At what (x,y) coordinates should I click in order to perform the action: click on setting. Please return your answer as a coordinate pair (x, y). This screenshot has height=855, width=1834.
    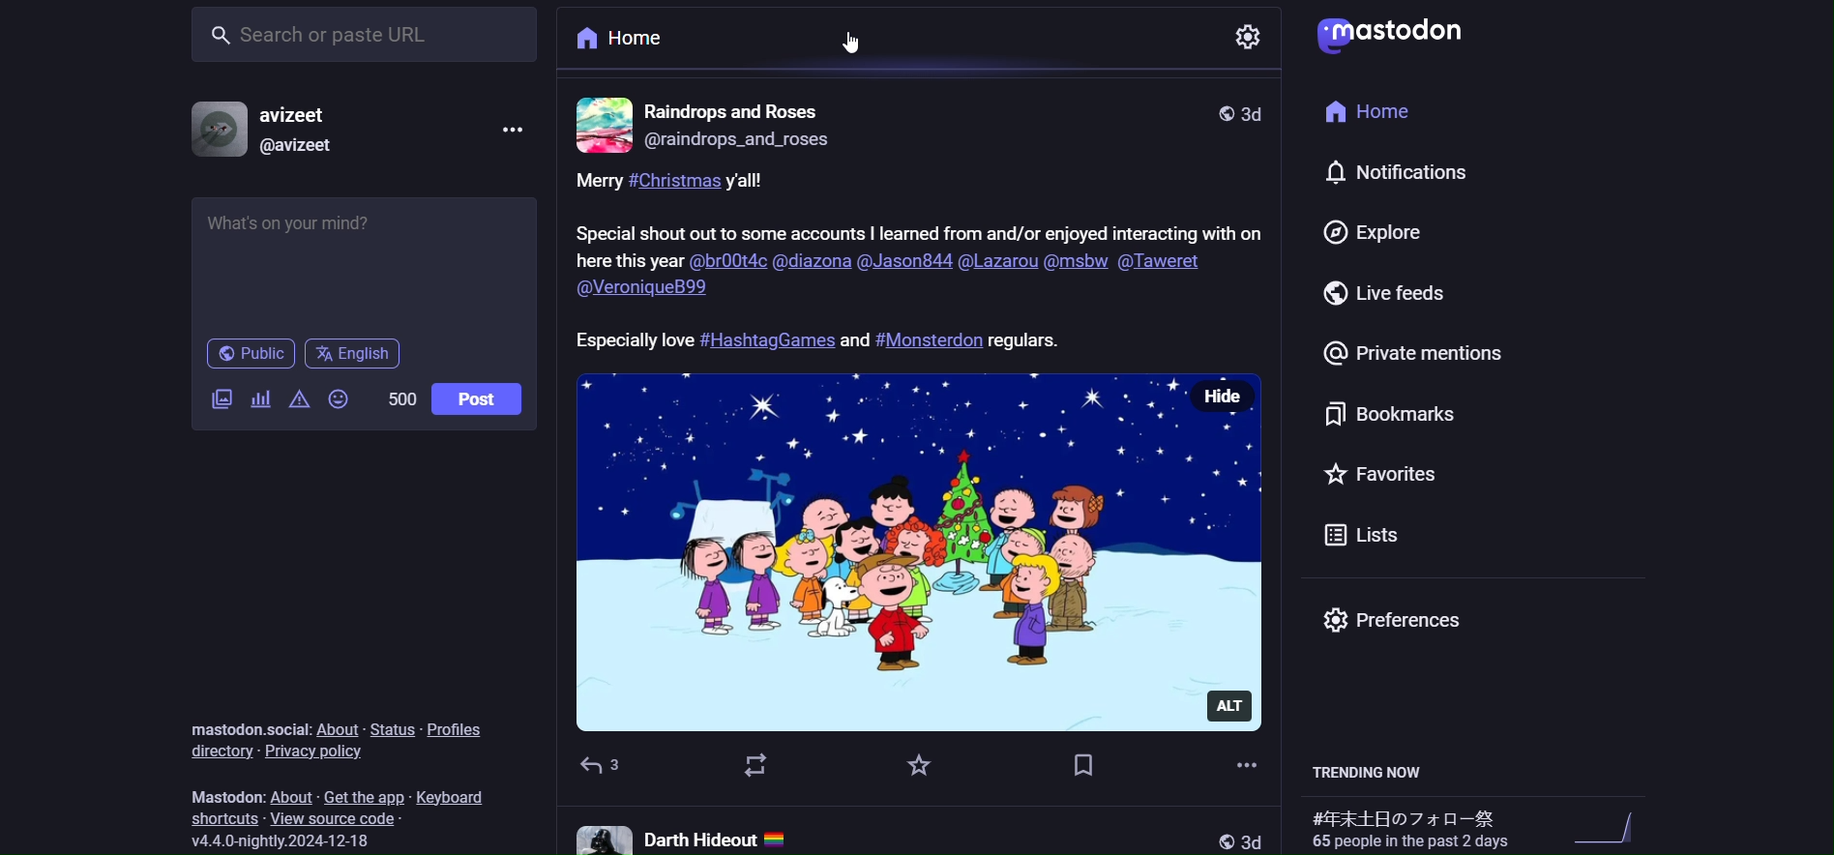
    Looking at the image, I should click on (1250, 40).